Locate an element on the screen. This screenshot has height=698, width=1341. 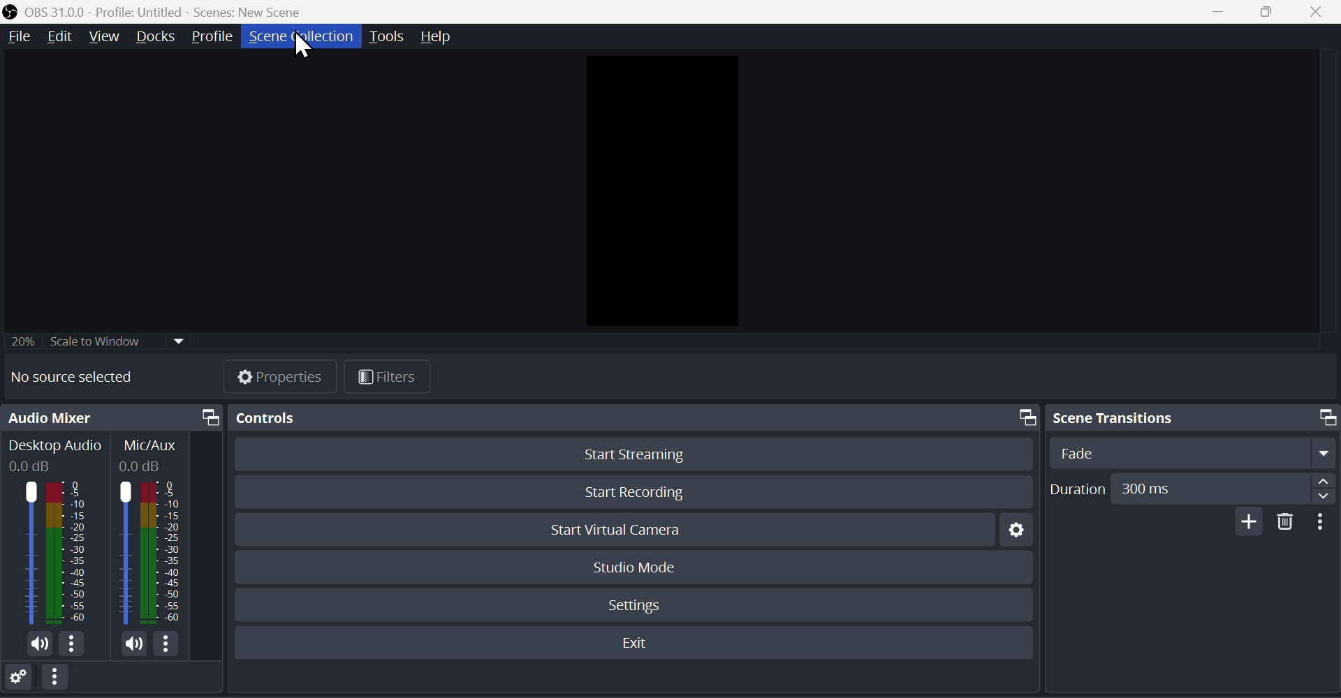
help is located at coordinates (444, 37).